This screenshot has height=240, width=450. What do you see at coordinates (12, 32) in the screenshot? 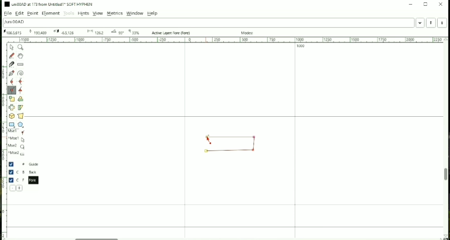
I see `173 Oxad U+00AD "uni00AD" SOFT HYPHEN` at bounding box center [12, 32].